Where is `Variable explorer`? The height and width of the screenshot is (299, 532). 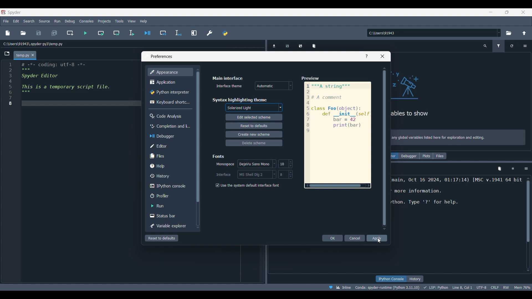
Variable explorer is located at coordinates (170, 226).